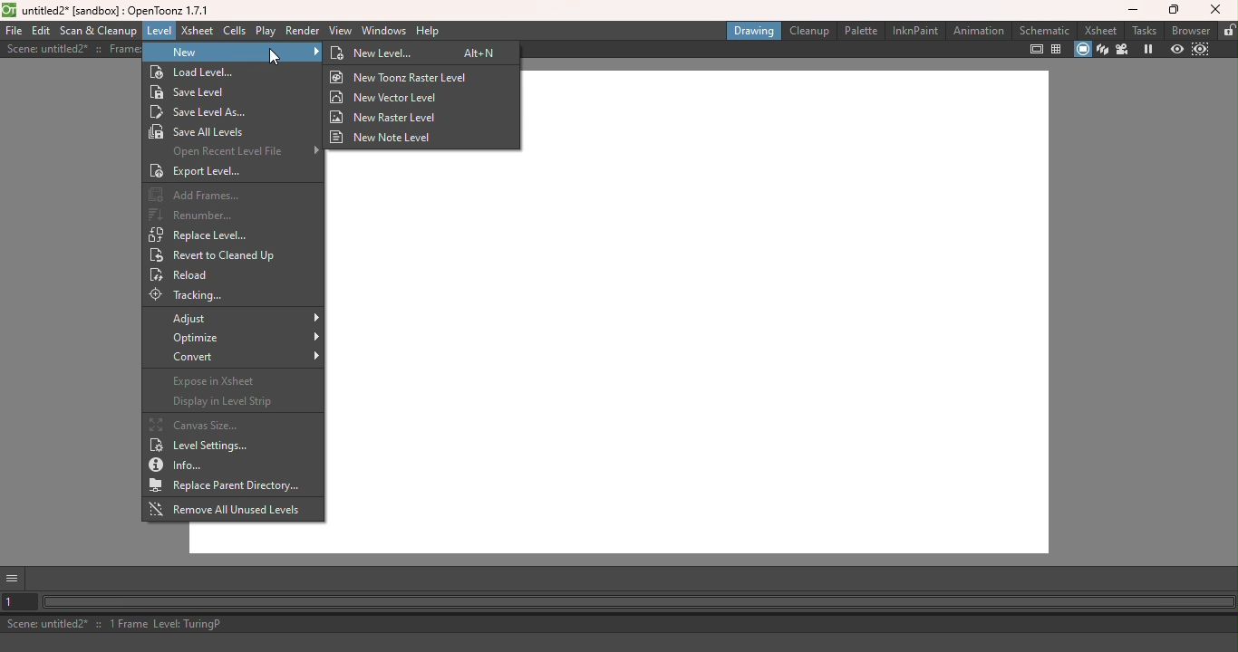 This screenshot has height=652, width=1238. I want to click on cursor, so click(277, 57).